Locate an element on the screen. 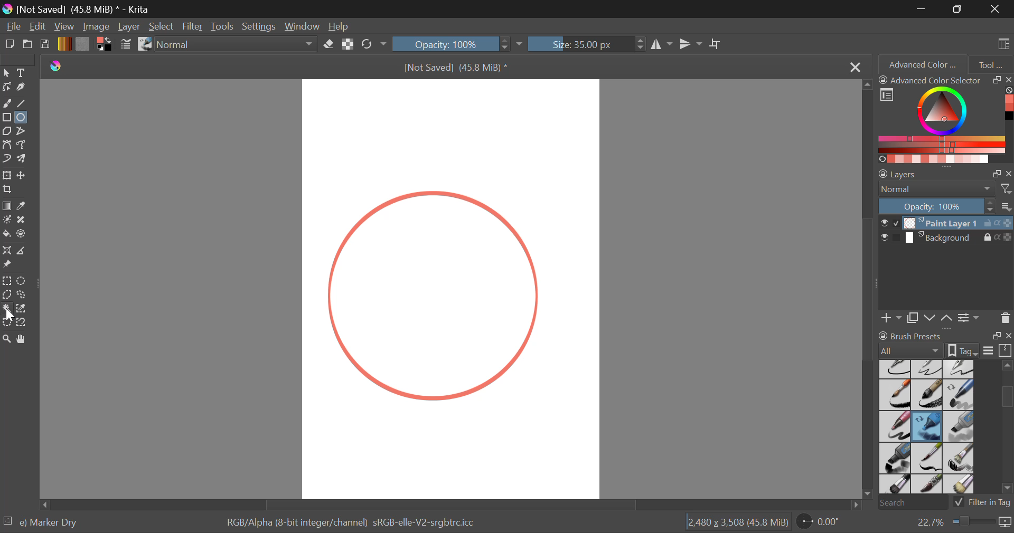  Freehand Path Tool is located at coordinates (22, 144).